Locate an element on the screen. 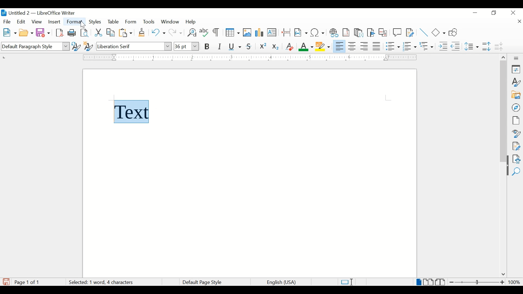 The height and width of the screenshot is (294, 523). align left is located at coordinates (340, 46).